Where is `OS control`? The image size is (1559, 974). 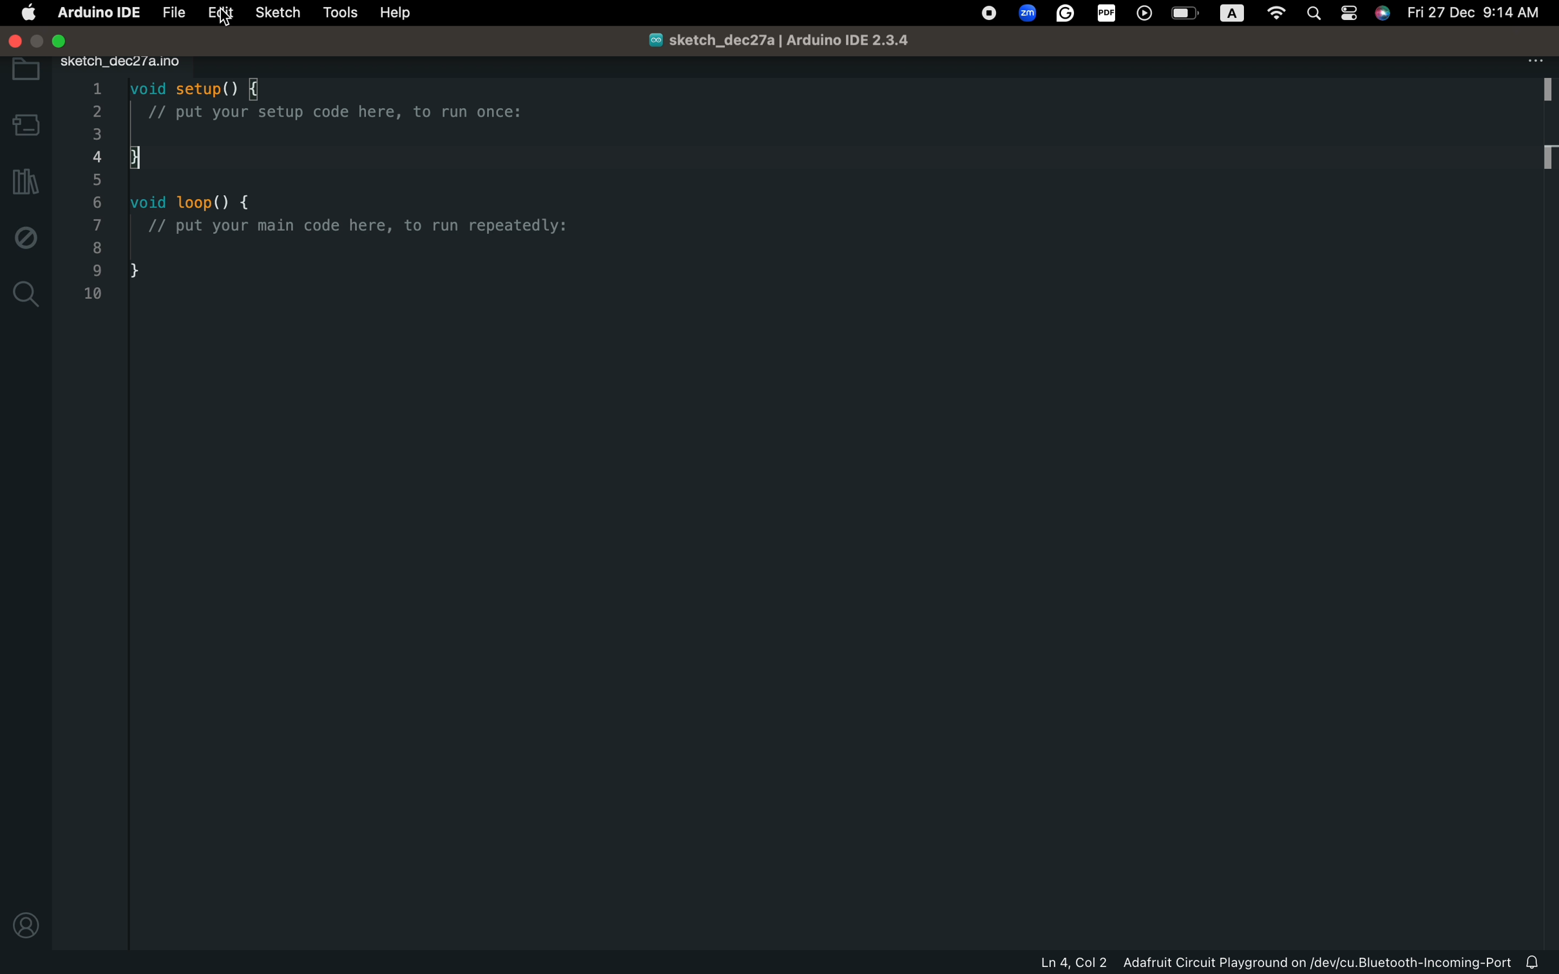
OS control is located at coordinates (1182, 12).